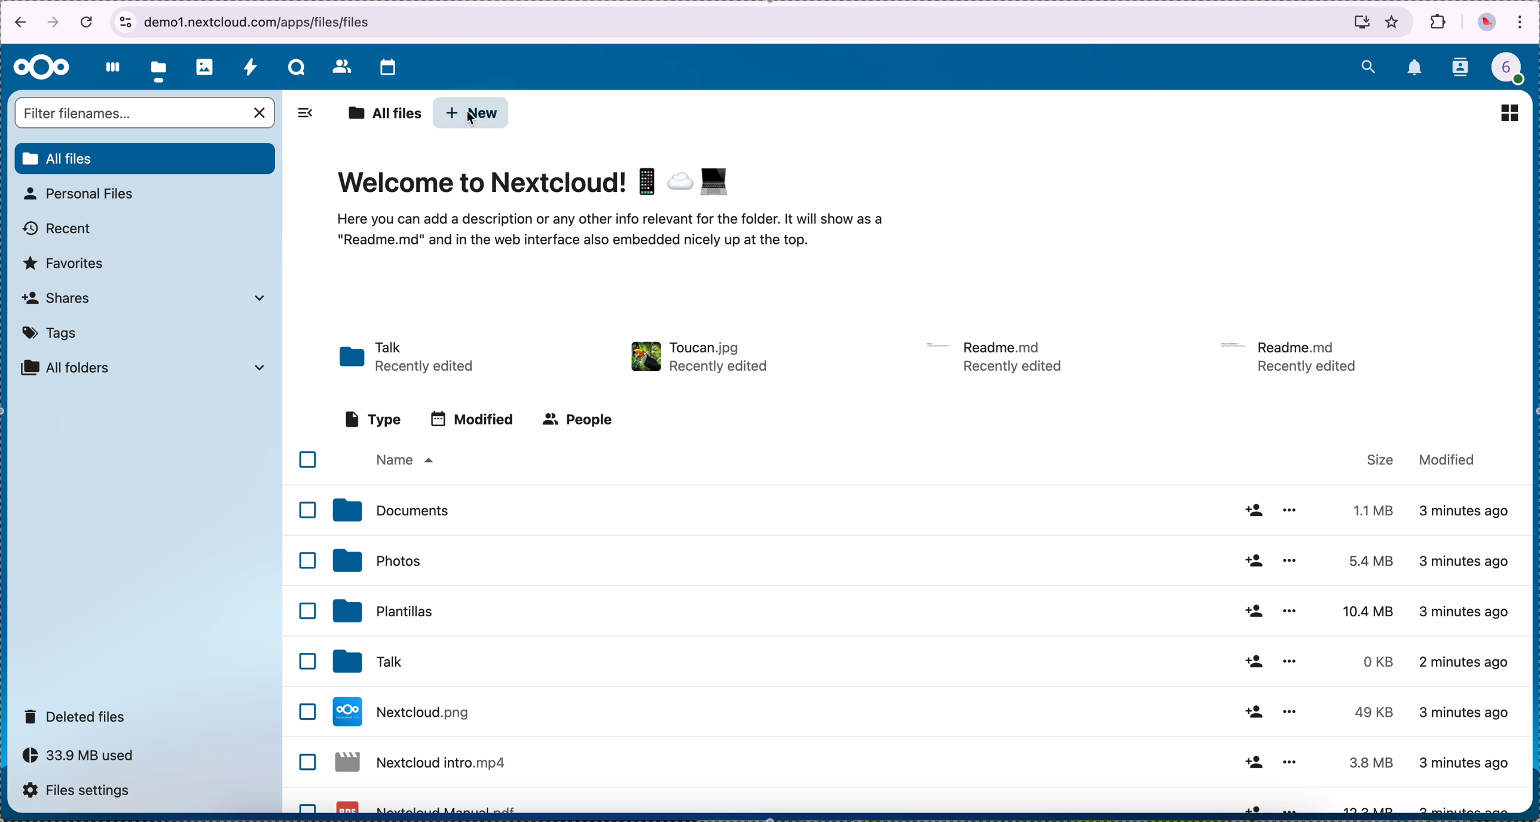  Describe the element at coordinates (384, 610) in the screenshot. I see `templates` at that location.